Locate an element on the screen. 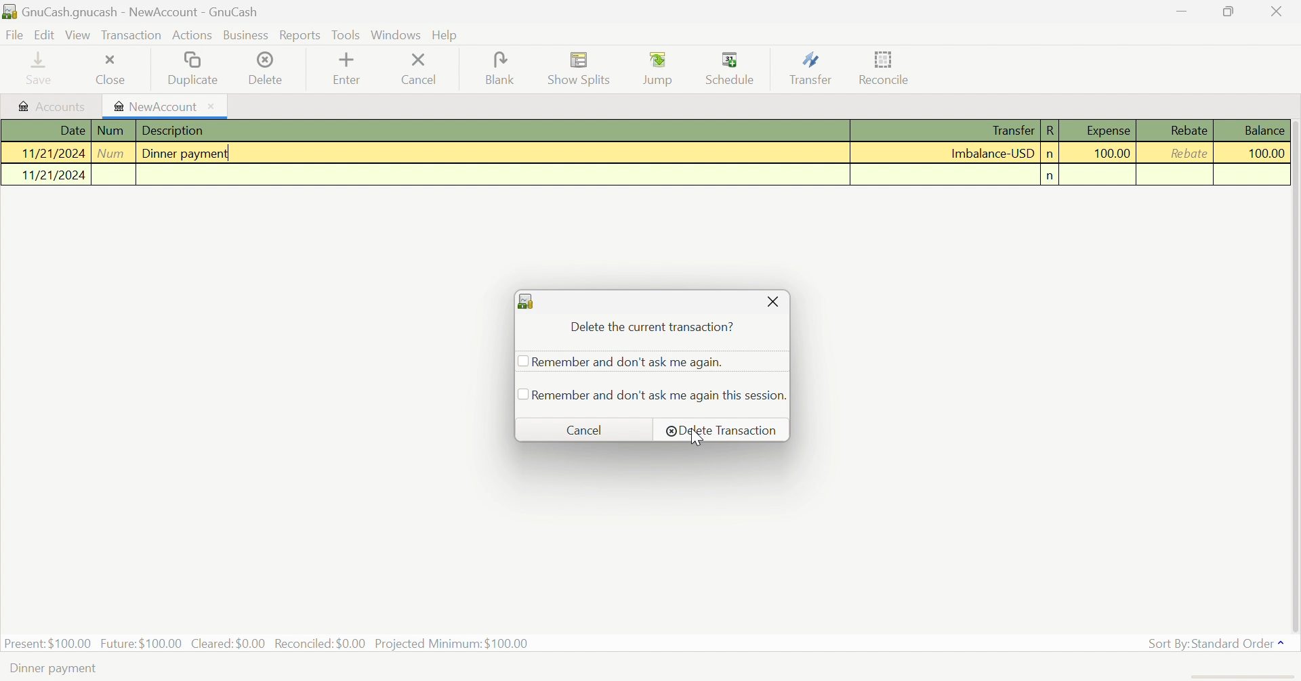  Transfer is located at coordinates (811, 67).